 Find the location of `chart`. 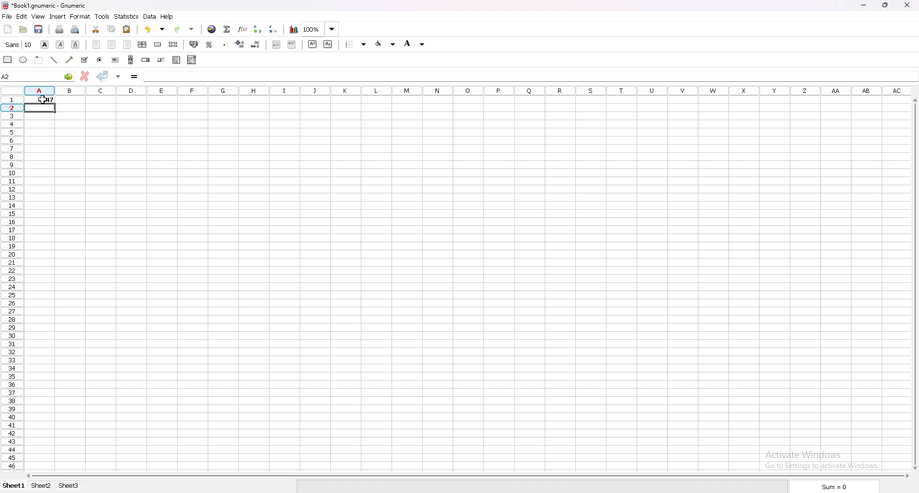

chart is located at coordinates (294, 30).